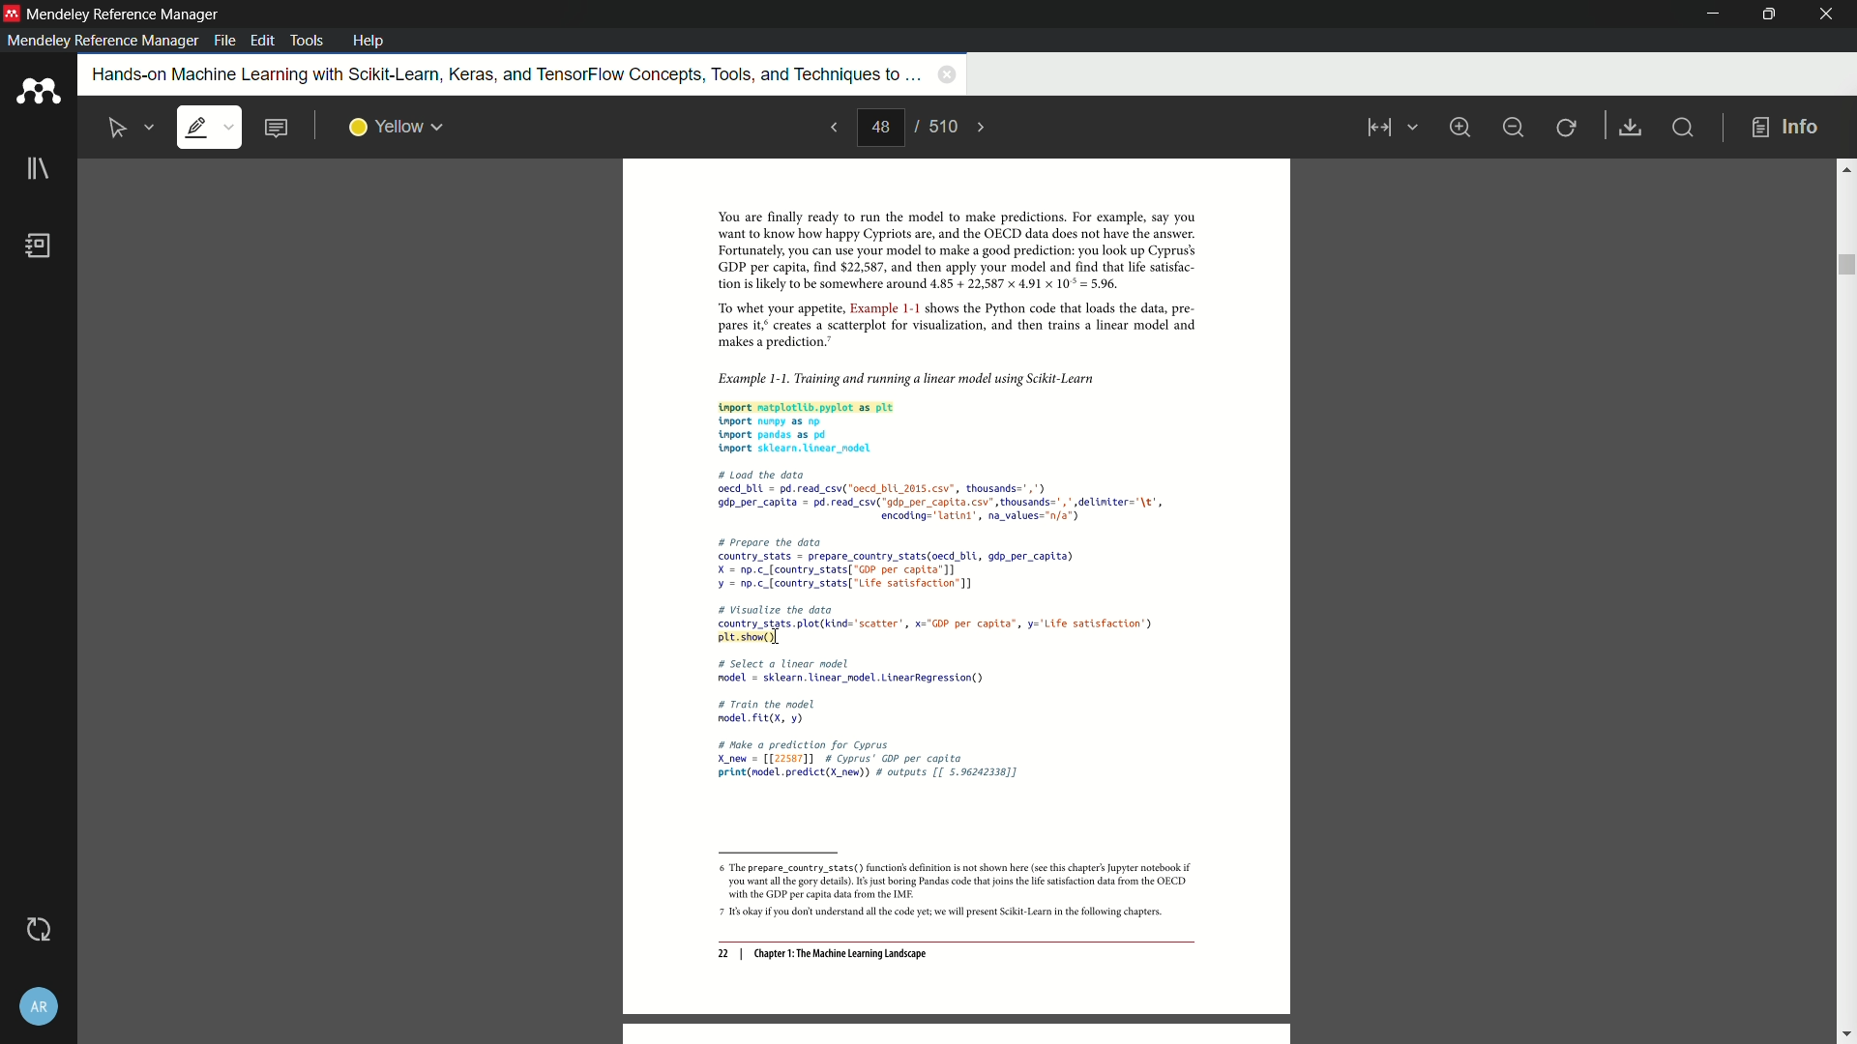 Image resolution: width=1857 pixels, height=1044 pixels. I want to click on file menu, so click(224, 41).